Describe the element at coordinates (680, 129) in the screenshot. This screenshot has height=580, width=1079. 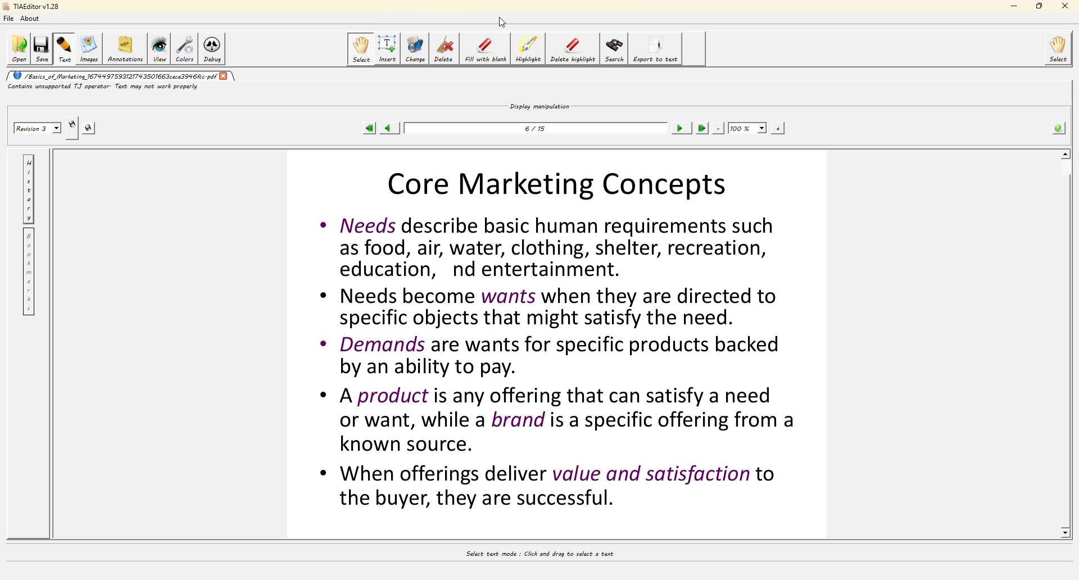
I see `next page` at that location.